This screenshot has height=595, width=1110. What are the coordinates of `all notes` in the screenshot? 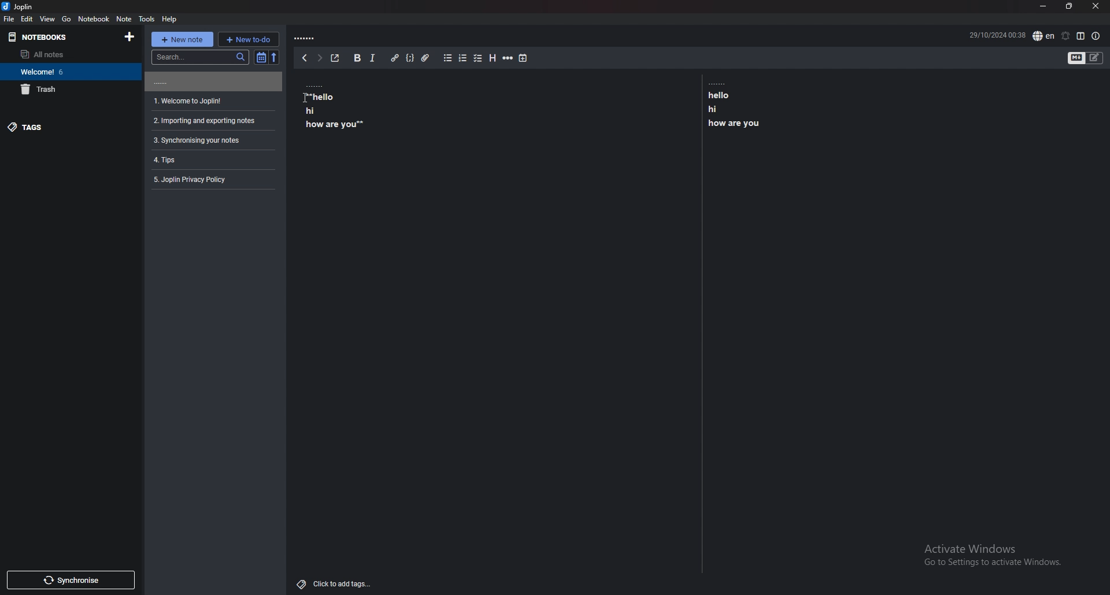 It's located at (65, 54).